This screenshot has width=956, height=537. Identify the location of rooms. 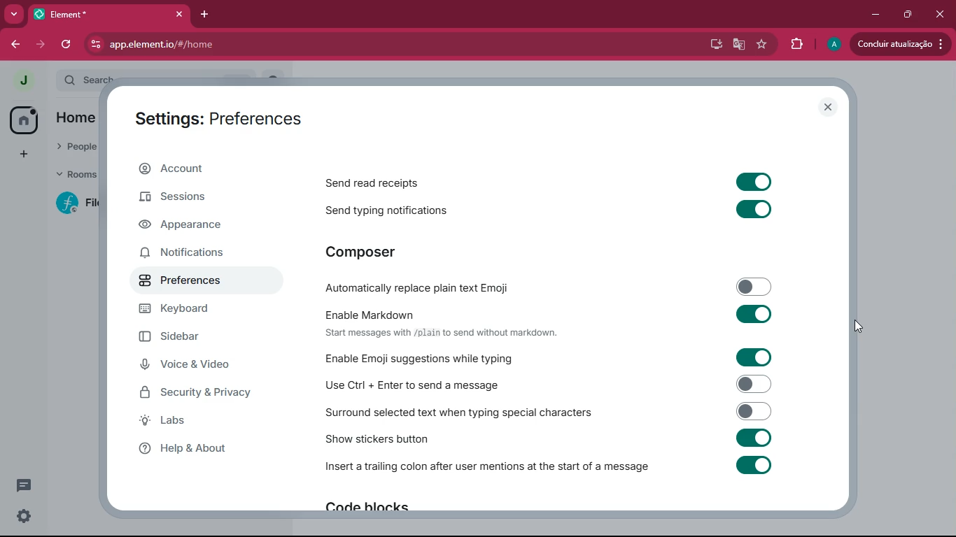
(78, 175).